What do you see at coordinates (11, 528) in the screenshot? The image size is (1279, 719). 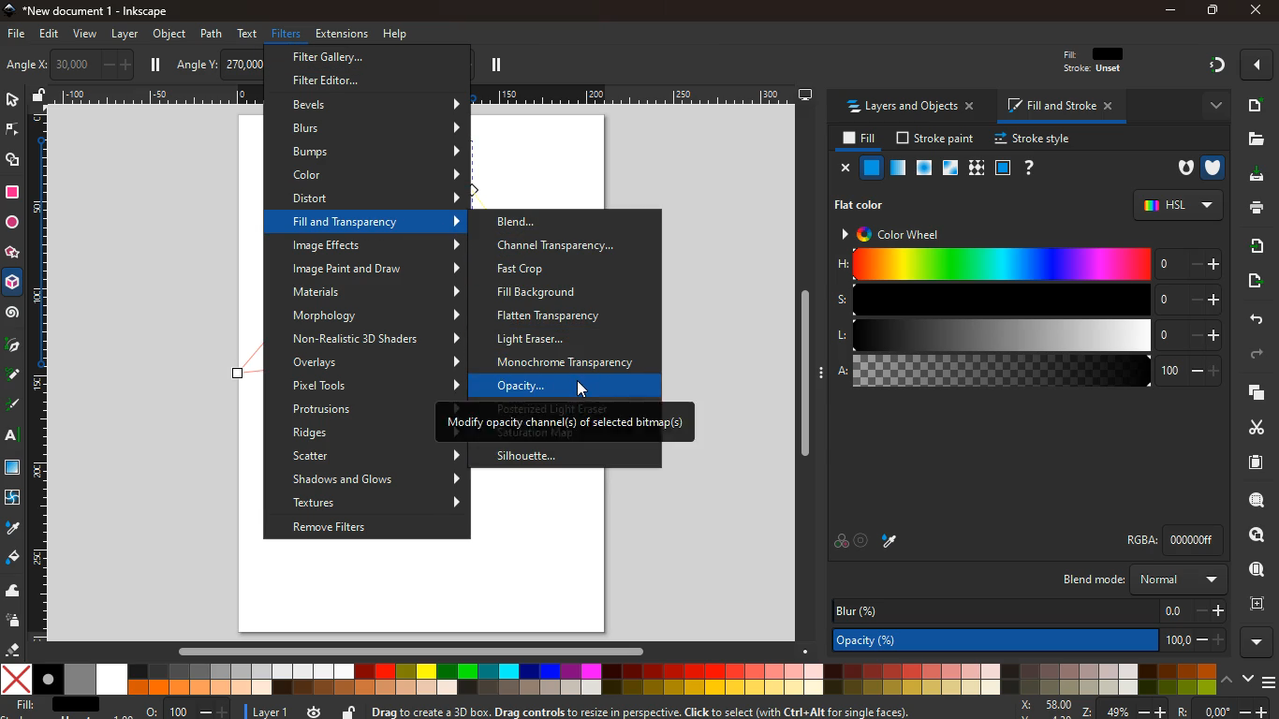 I see `drop` at bounding box center [11, 528].